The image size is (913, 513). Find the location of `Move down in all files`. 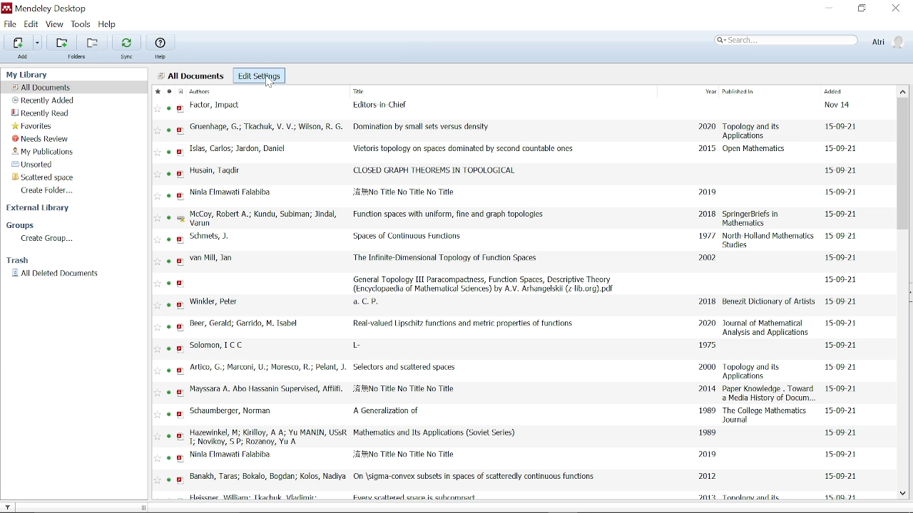

Move down in all files is located at coordinates (903, 493).